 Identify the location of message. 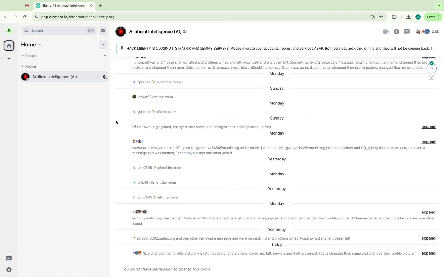
(427, 212).